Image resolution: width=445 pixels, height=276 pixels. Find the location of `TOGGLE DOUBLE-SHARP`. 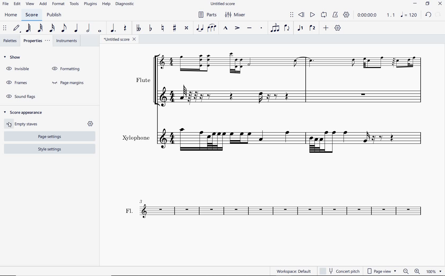

TOGGLE DOUBLE-SHARP is located at coordinates (187, 28).